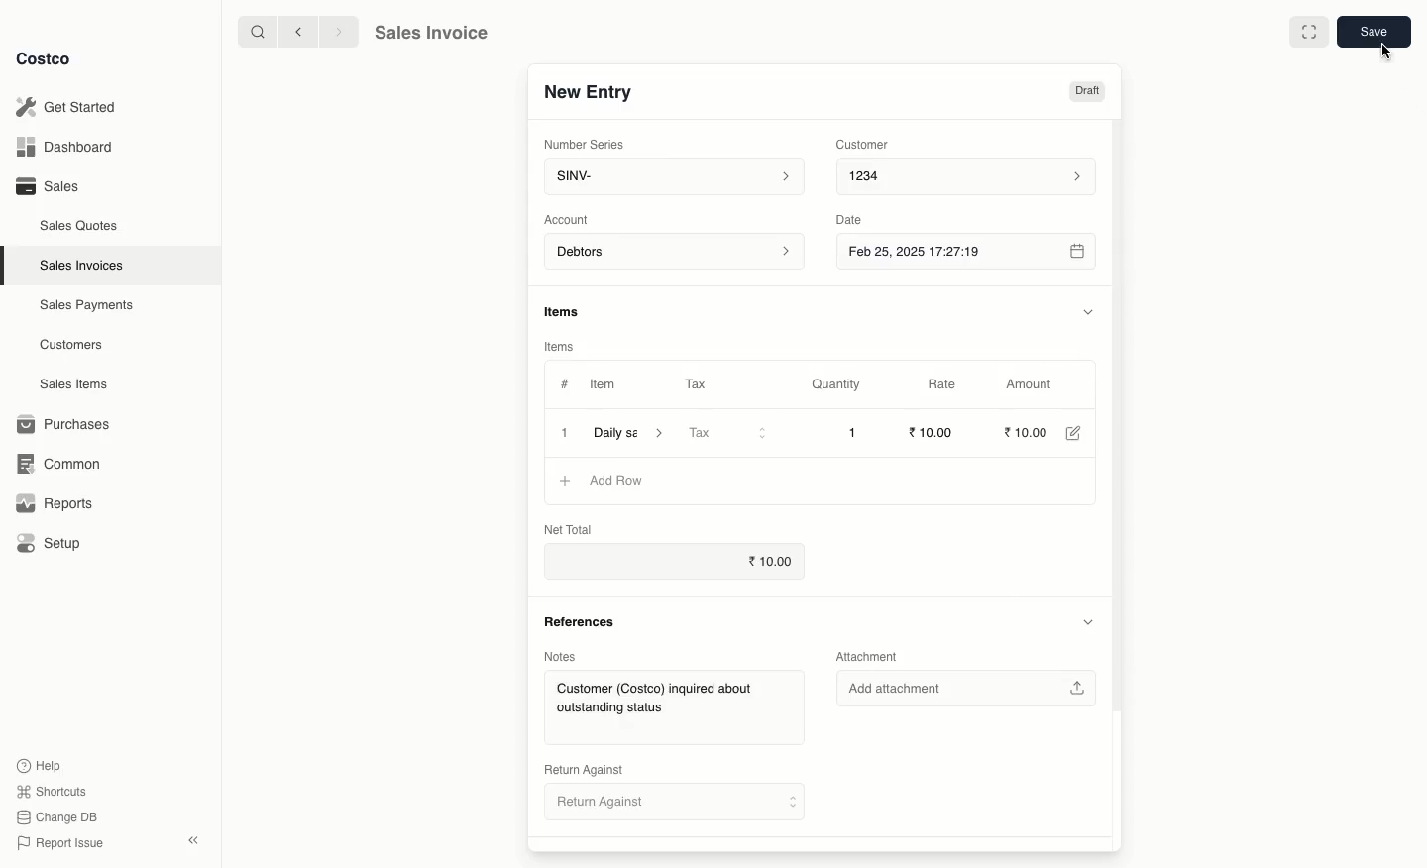 Image resolution: width=1427 pixels, height=868 pixels. What do you see at coordinates (698, 382) in the screenshot?
I see `Tax` at bounding box center [698, 382].